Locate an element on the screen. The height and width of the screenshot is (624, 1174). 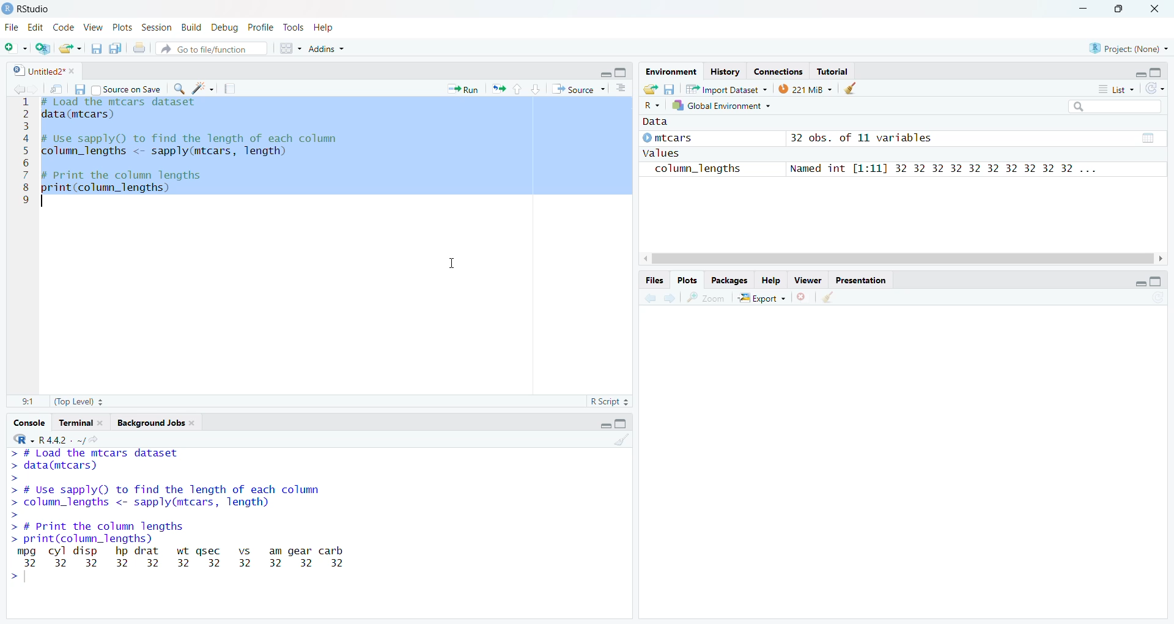
Build is located at coordinates (192, 28).